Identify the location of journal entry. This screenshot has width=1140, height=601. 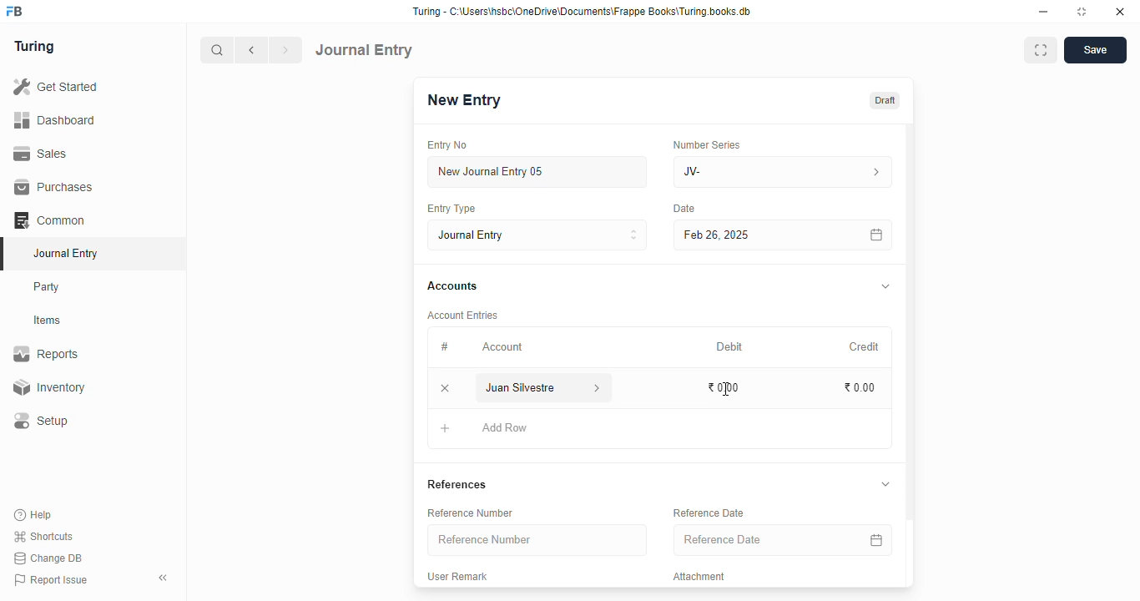
(365, 49).